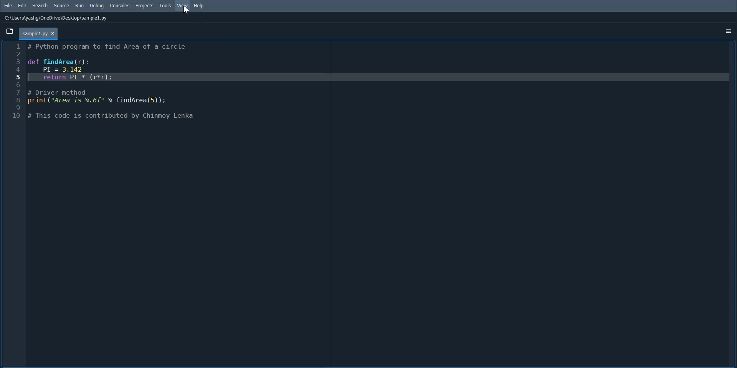  Describe the element at coordinates (199, 6) in the screenshot. I see `Help` at that location.